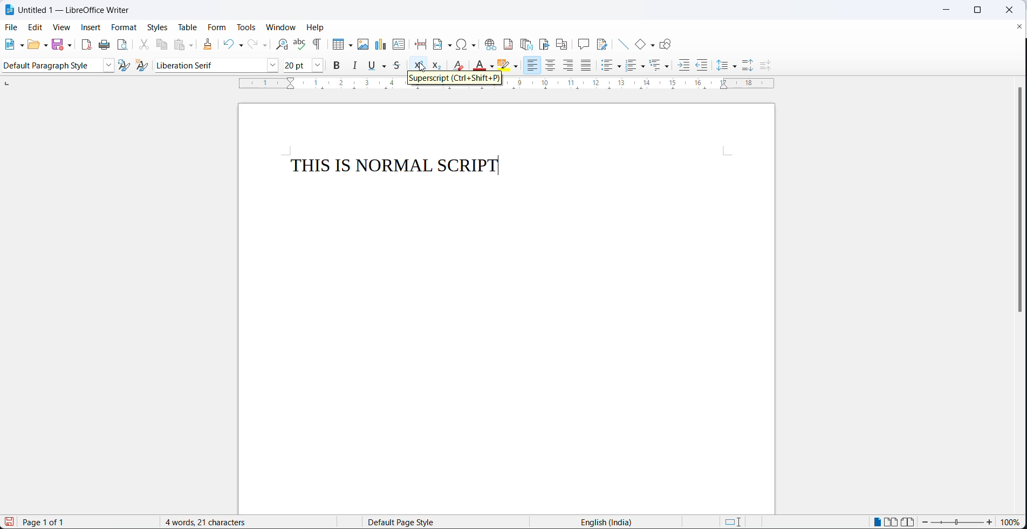 The image size is (1027, 529). Describe the element at coordinates (660, 65) in the screenshot. I see `select outline format` at that location.